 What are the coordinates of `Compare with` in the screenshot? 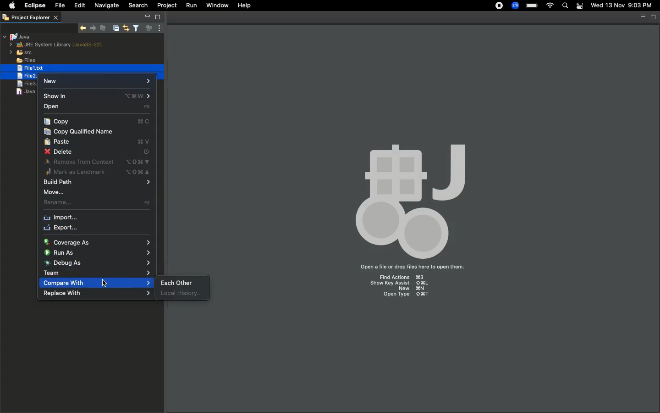 It's located at (97, 283).